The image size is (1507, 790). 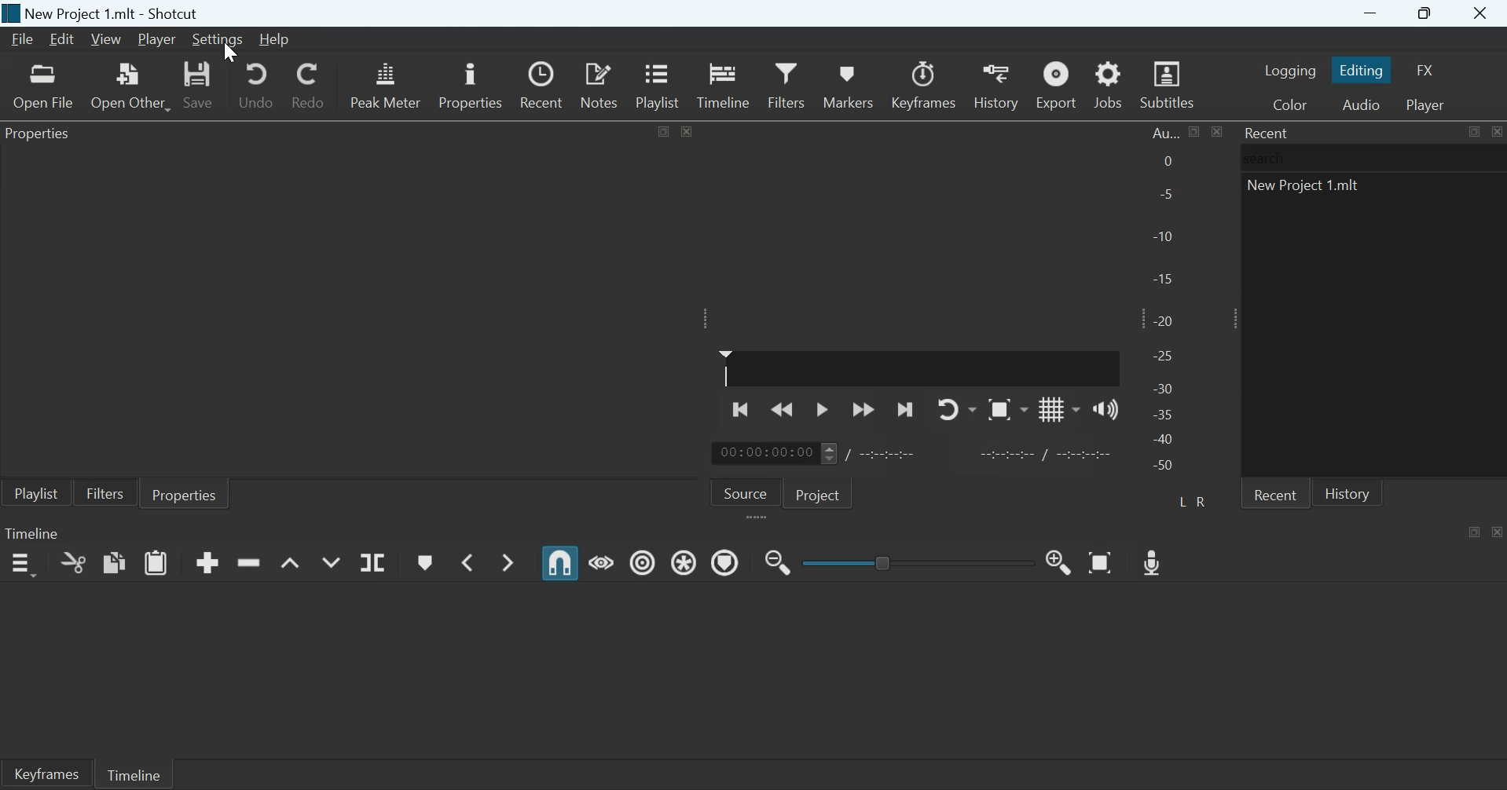 What do you see at coordinates (24, 39) in the screenshot?
I see `File` at bounding box center [24, 39].